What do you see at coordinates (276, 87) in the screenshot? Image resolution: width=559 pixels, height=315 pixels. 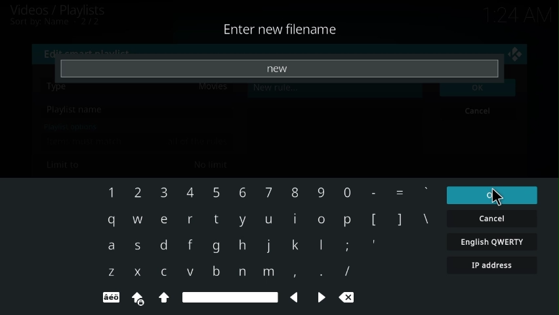 I see `new rule` at bounding box center [276, 87].